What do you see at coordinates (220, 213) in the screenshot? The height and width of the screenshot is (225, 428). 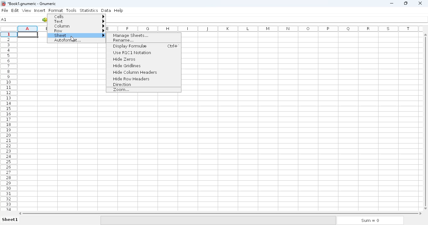 I see `horizontal scroll bar` at bounding box center [220, 213].